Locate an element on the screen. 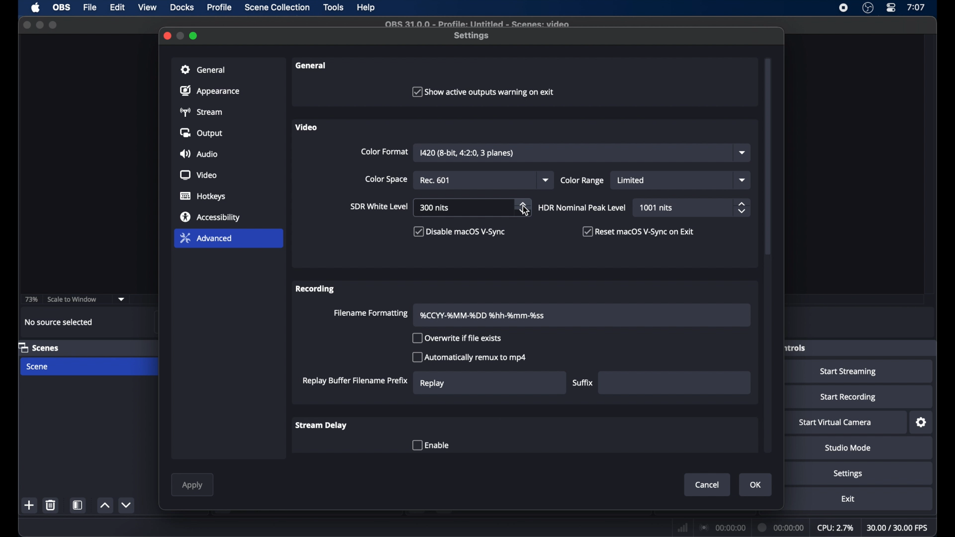 The width and height of the screenshot is (955, 537). video is located at coordinates (306, 127).